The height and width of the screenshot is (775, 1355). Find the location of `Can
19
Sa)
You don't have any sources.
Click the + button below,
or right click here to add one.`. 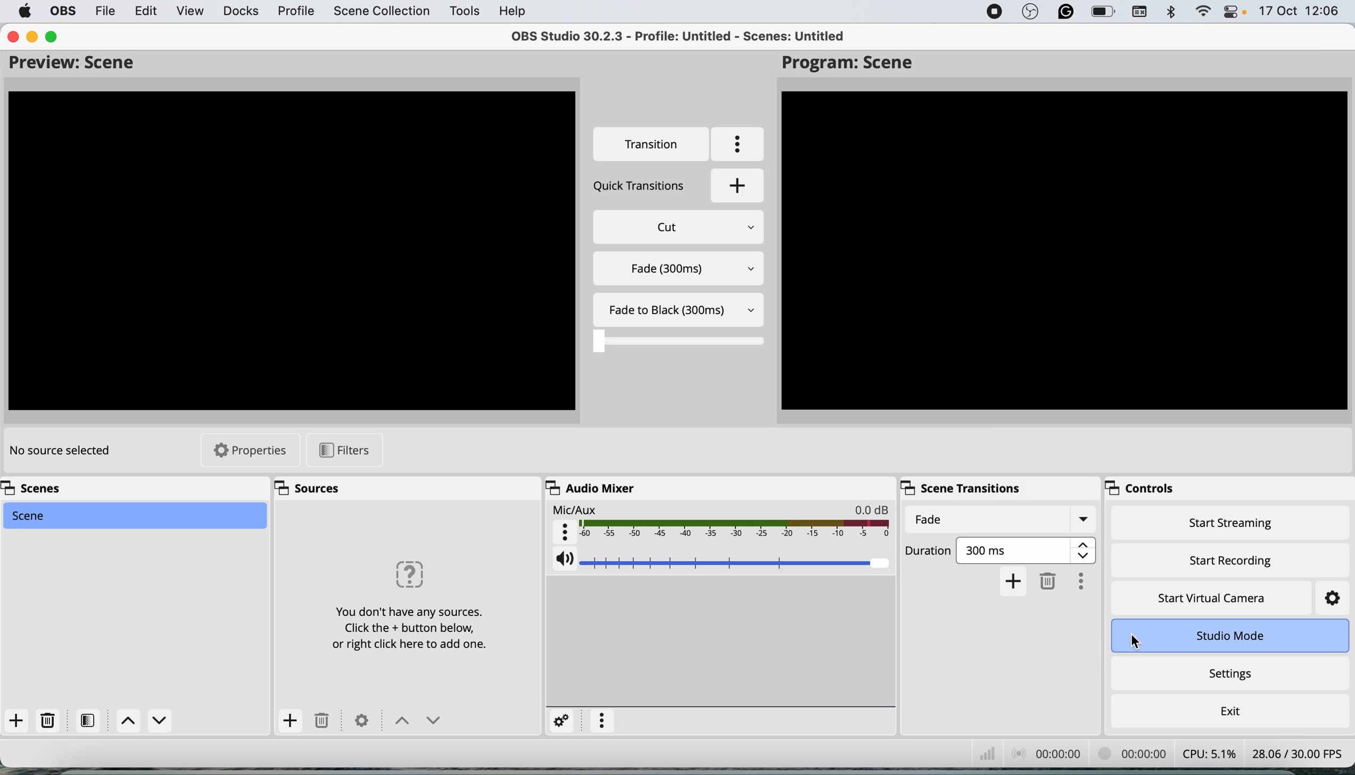

Can
19
Sa)
You don't have any sources.
Click the + button below,
or right click here to add one. is located at coordinates (395, 604).